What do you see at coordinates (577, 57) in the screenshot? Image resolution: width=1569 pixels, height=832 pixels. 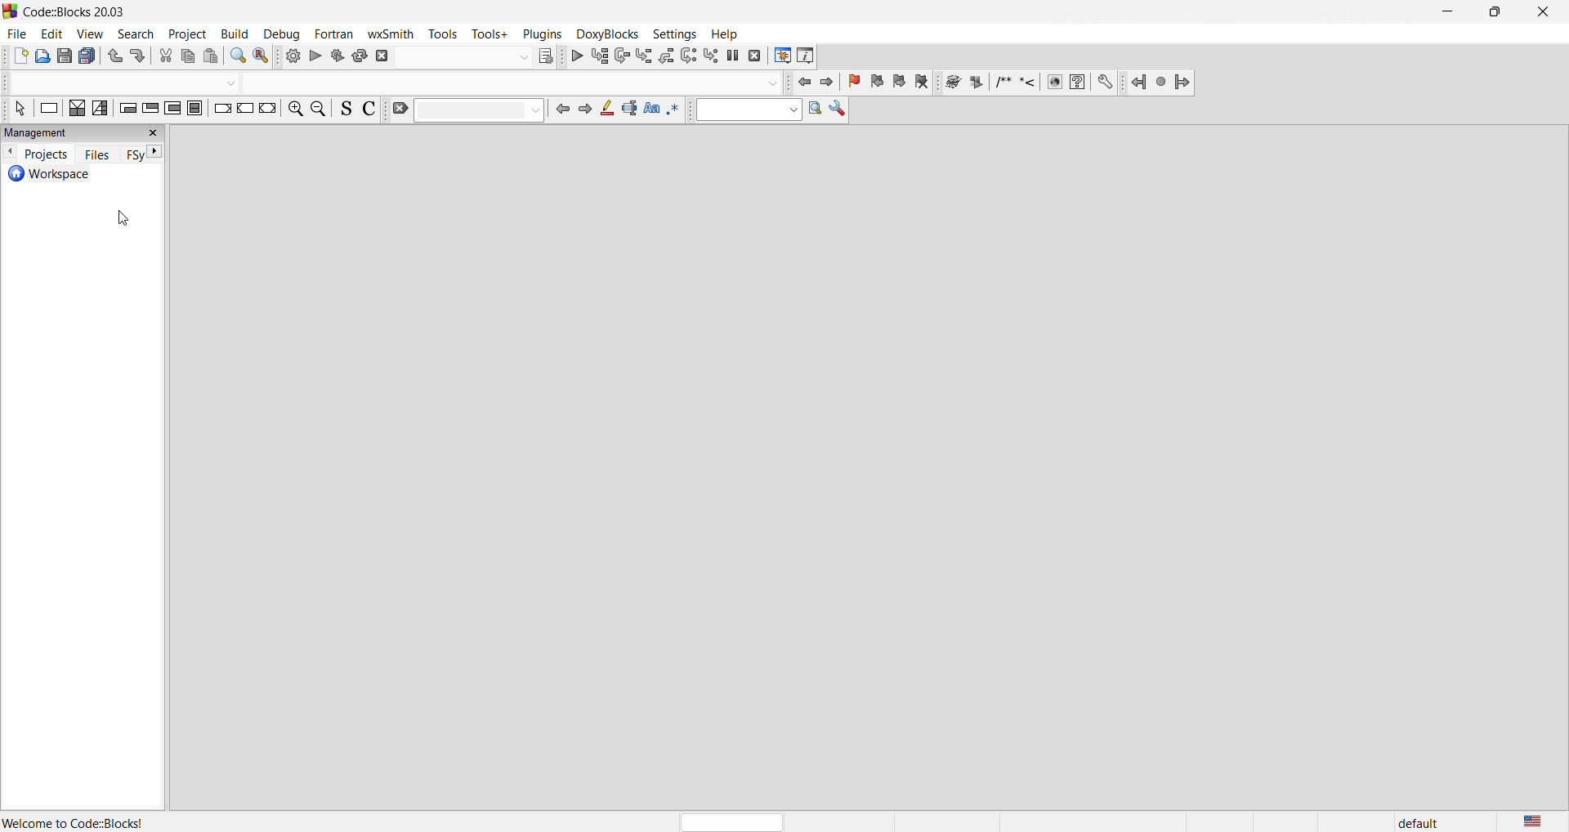 I see `debug/continue` at bounding box center [577, 57].